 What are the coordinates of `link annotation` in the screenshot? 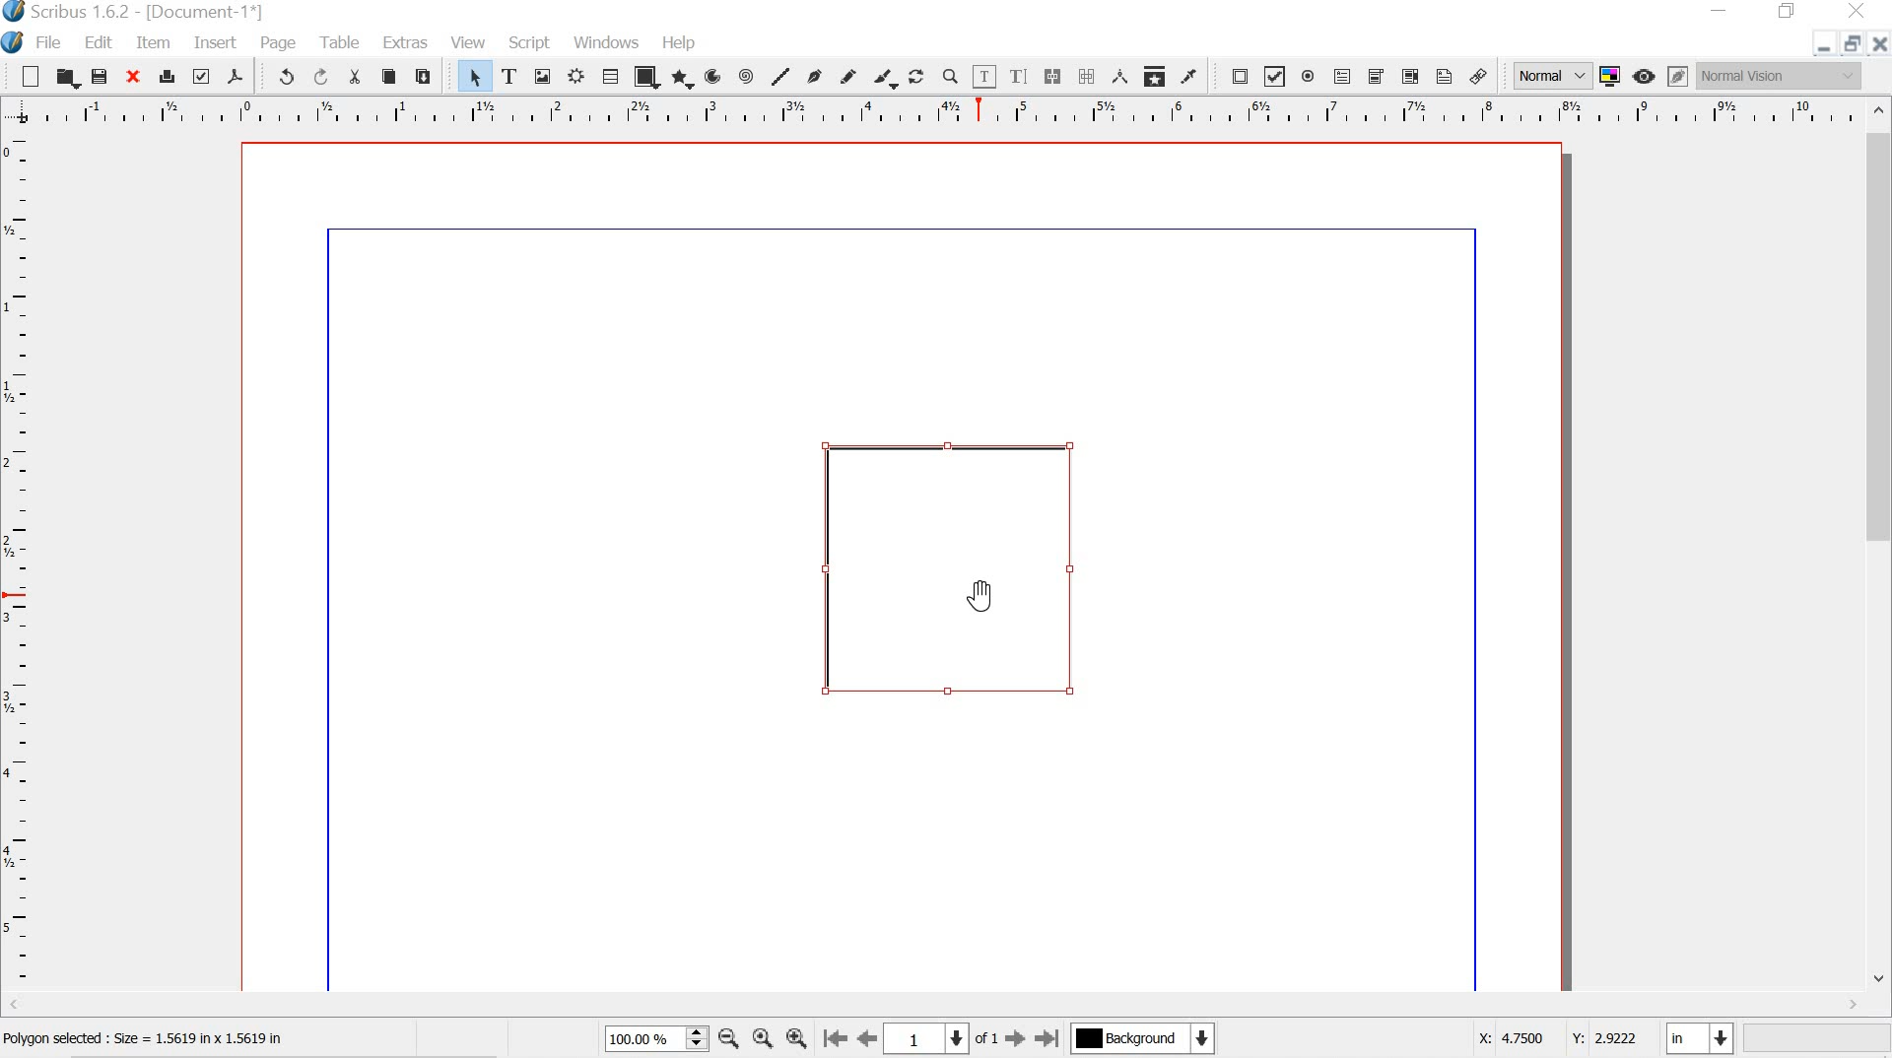 It's located at (1479, 73).